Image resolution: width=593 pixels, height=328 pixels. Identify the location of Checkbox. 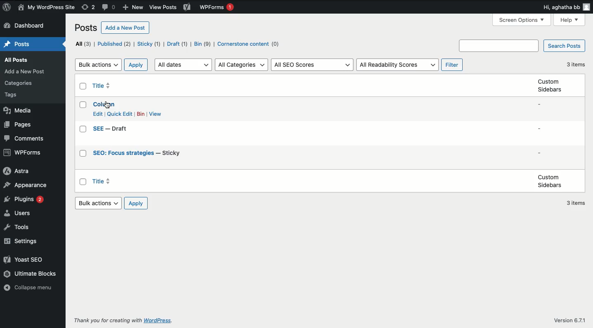
(84, 86).